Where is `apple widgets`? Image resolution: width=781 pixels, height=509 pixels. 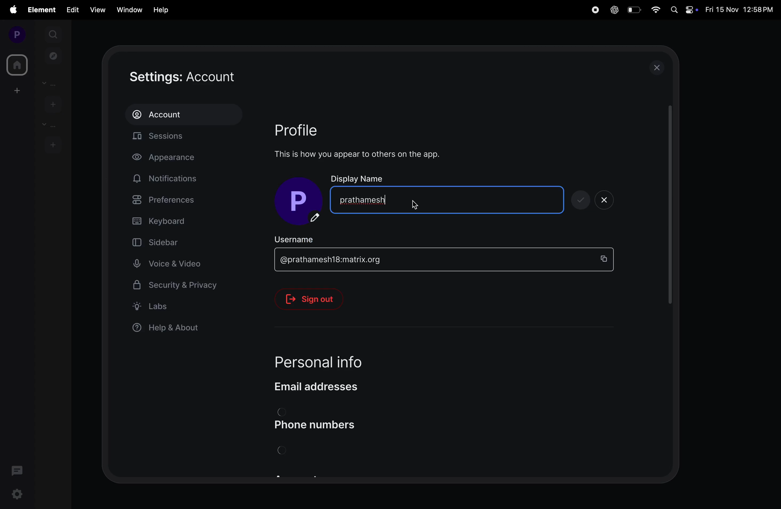
apple widgets is located at coordinates (684, 9).